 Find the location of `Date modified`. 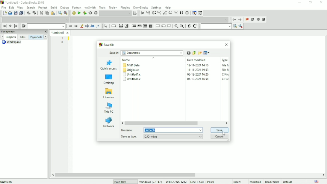

Date modified is located at coordinates (198, 70).